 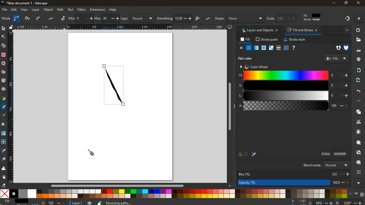 I want to click on wave, so click(x=4, y=169).